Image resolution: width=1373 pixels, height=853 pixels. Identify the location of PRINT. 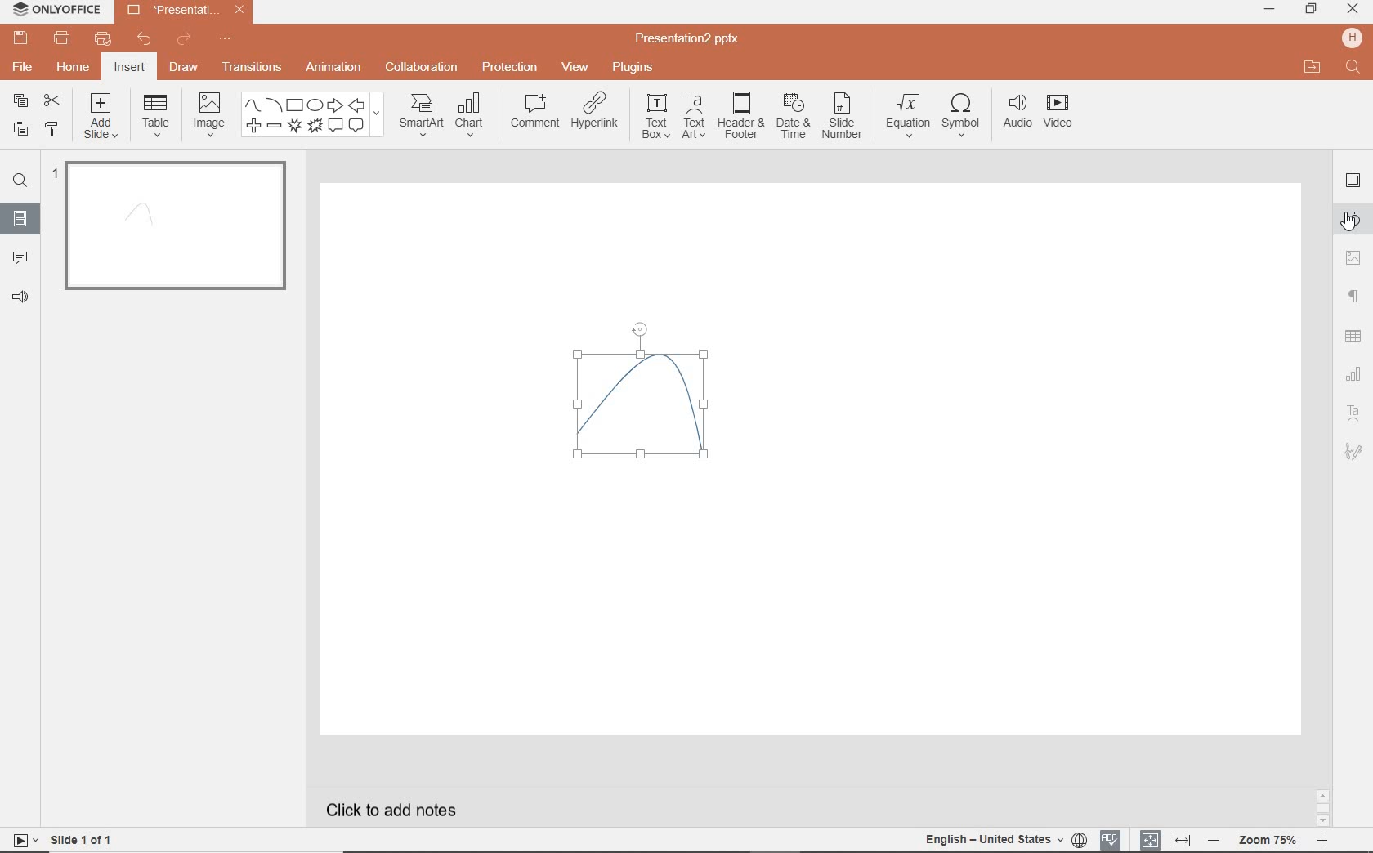
(61, 38).